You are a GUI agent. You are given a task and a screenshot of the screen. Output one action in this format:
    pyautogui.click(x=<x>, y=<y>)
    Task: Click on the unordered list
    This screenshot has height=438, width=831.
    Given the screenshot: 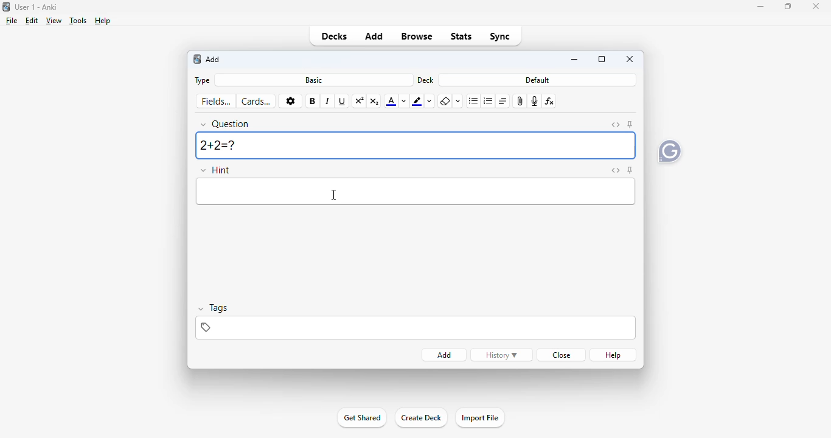 What is the action you would take?
    pyautogui.click(x=473, y=102)
    